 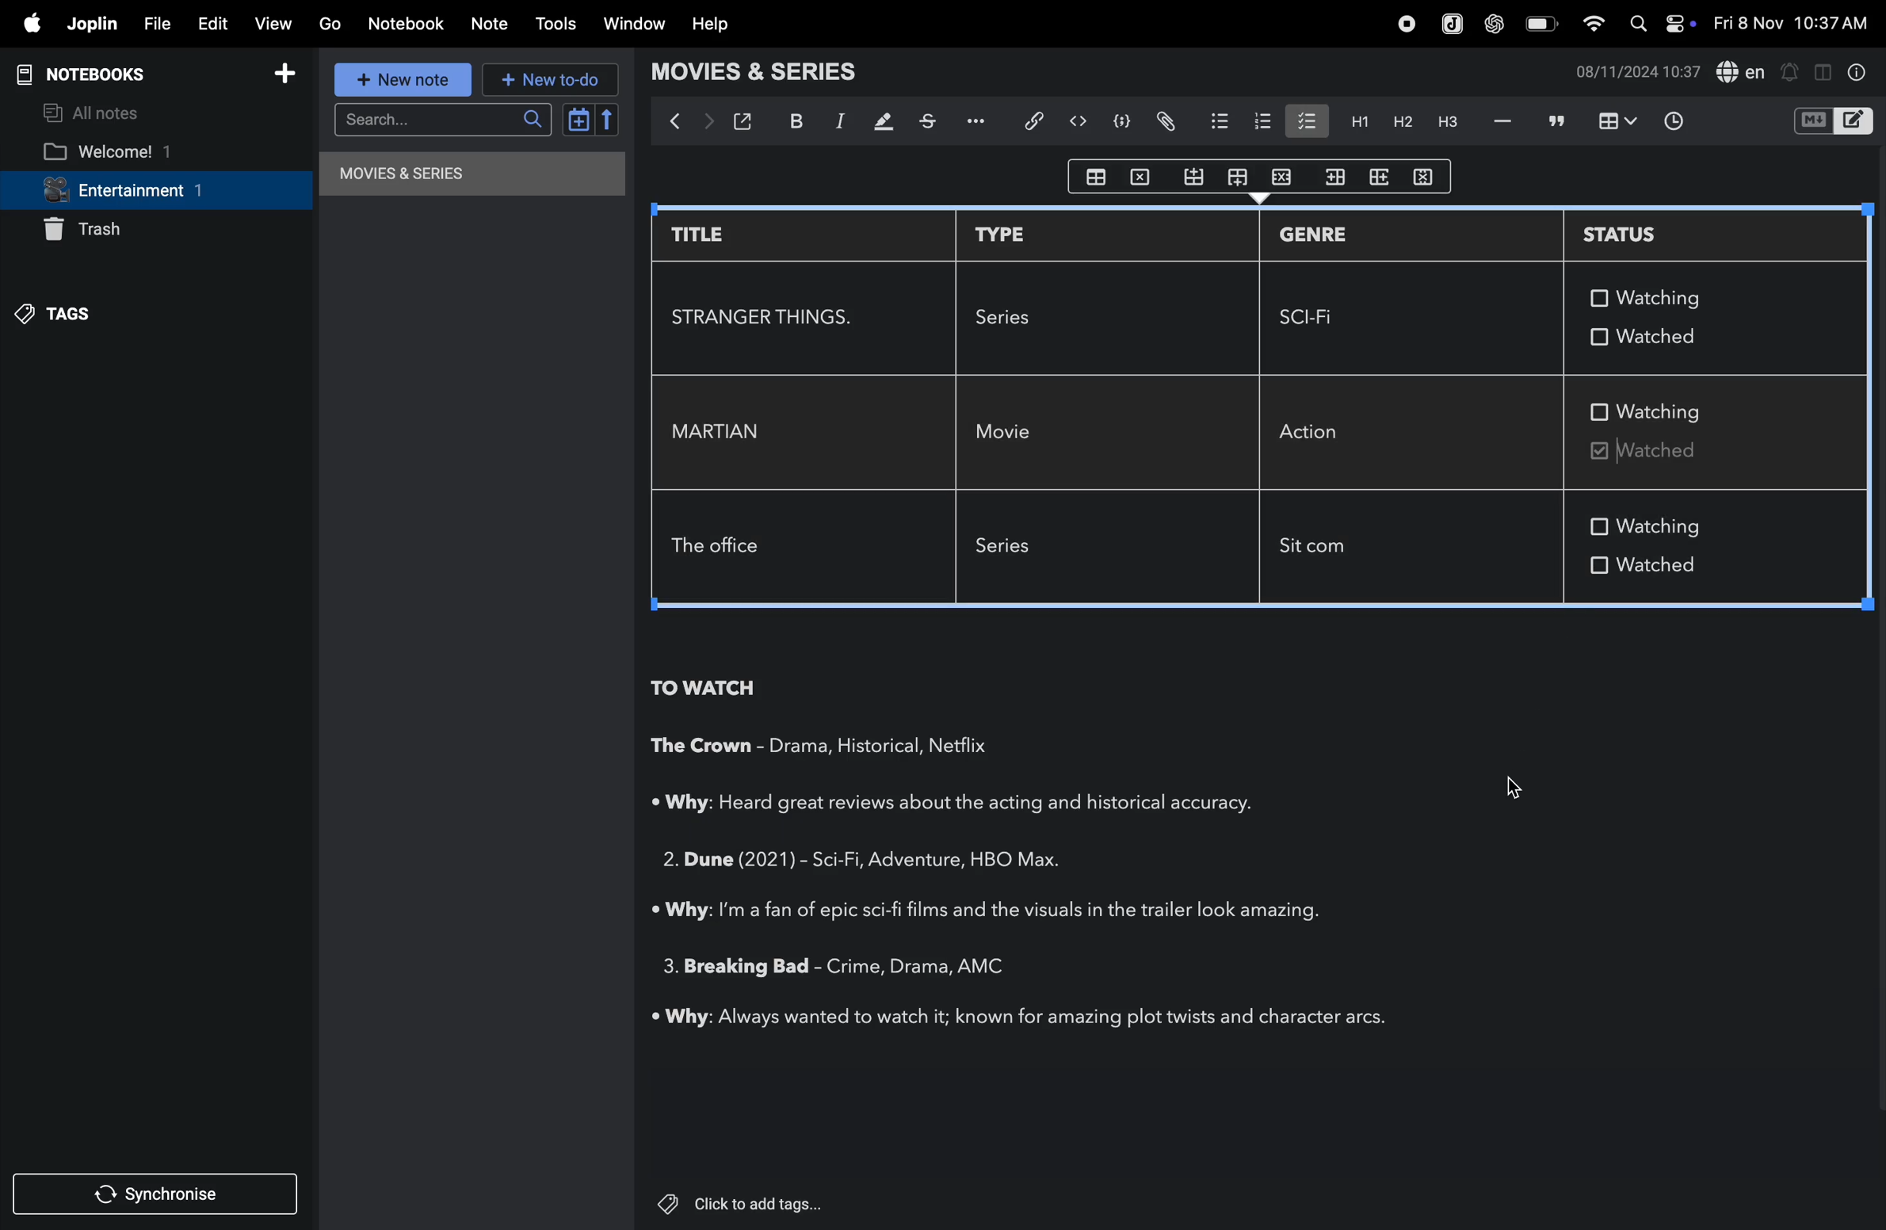 I want to click on movies and series, so click(x=458, y=178).